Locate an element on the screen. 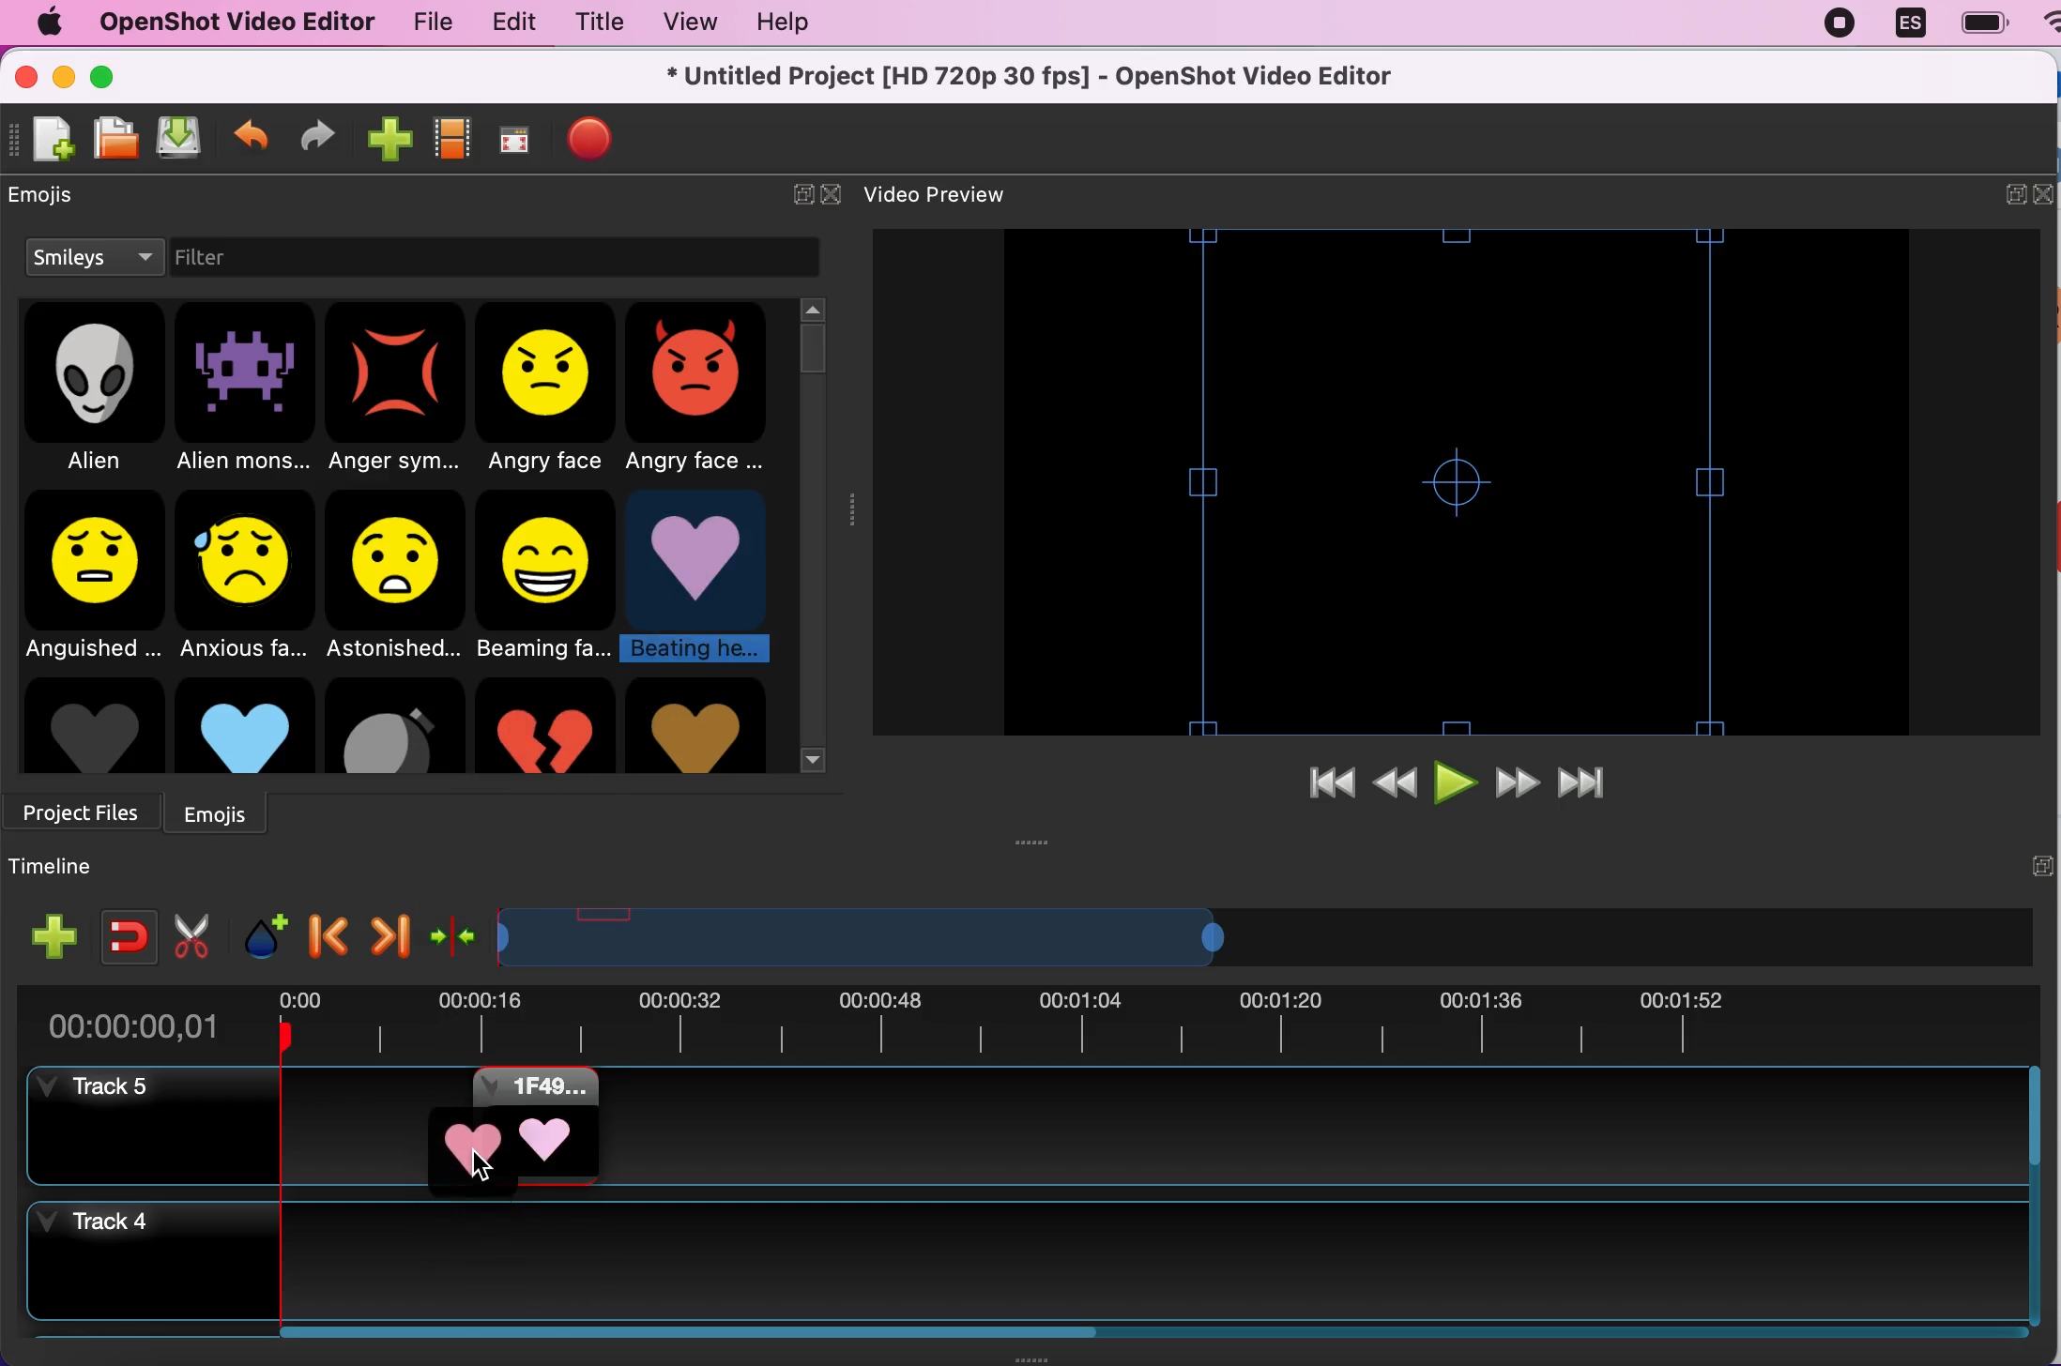  center the timeline is located at coordinates (454, 932).